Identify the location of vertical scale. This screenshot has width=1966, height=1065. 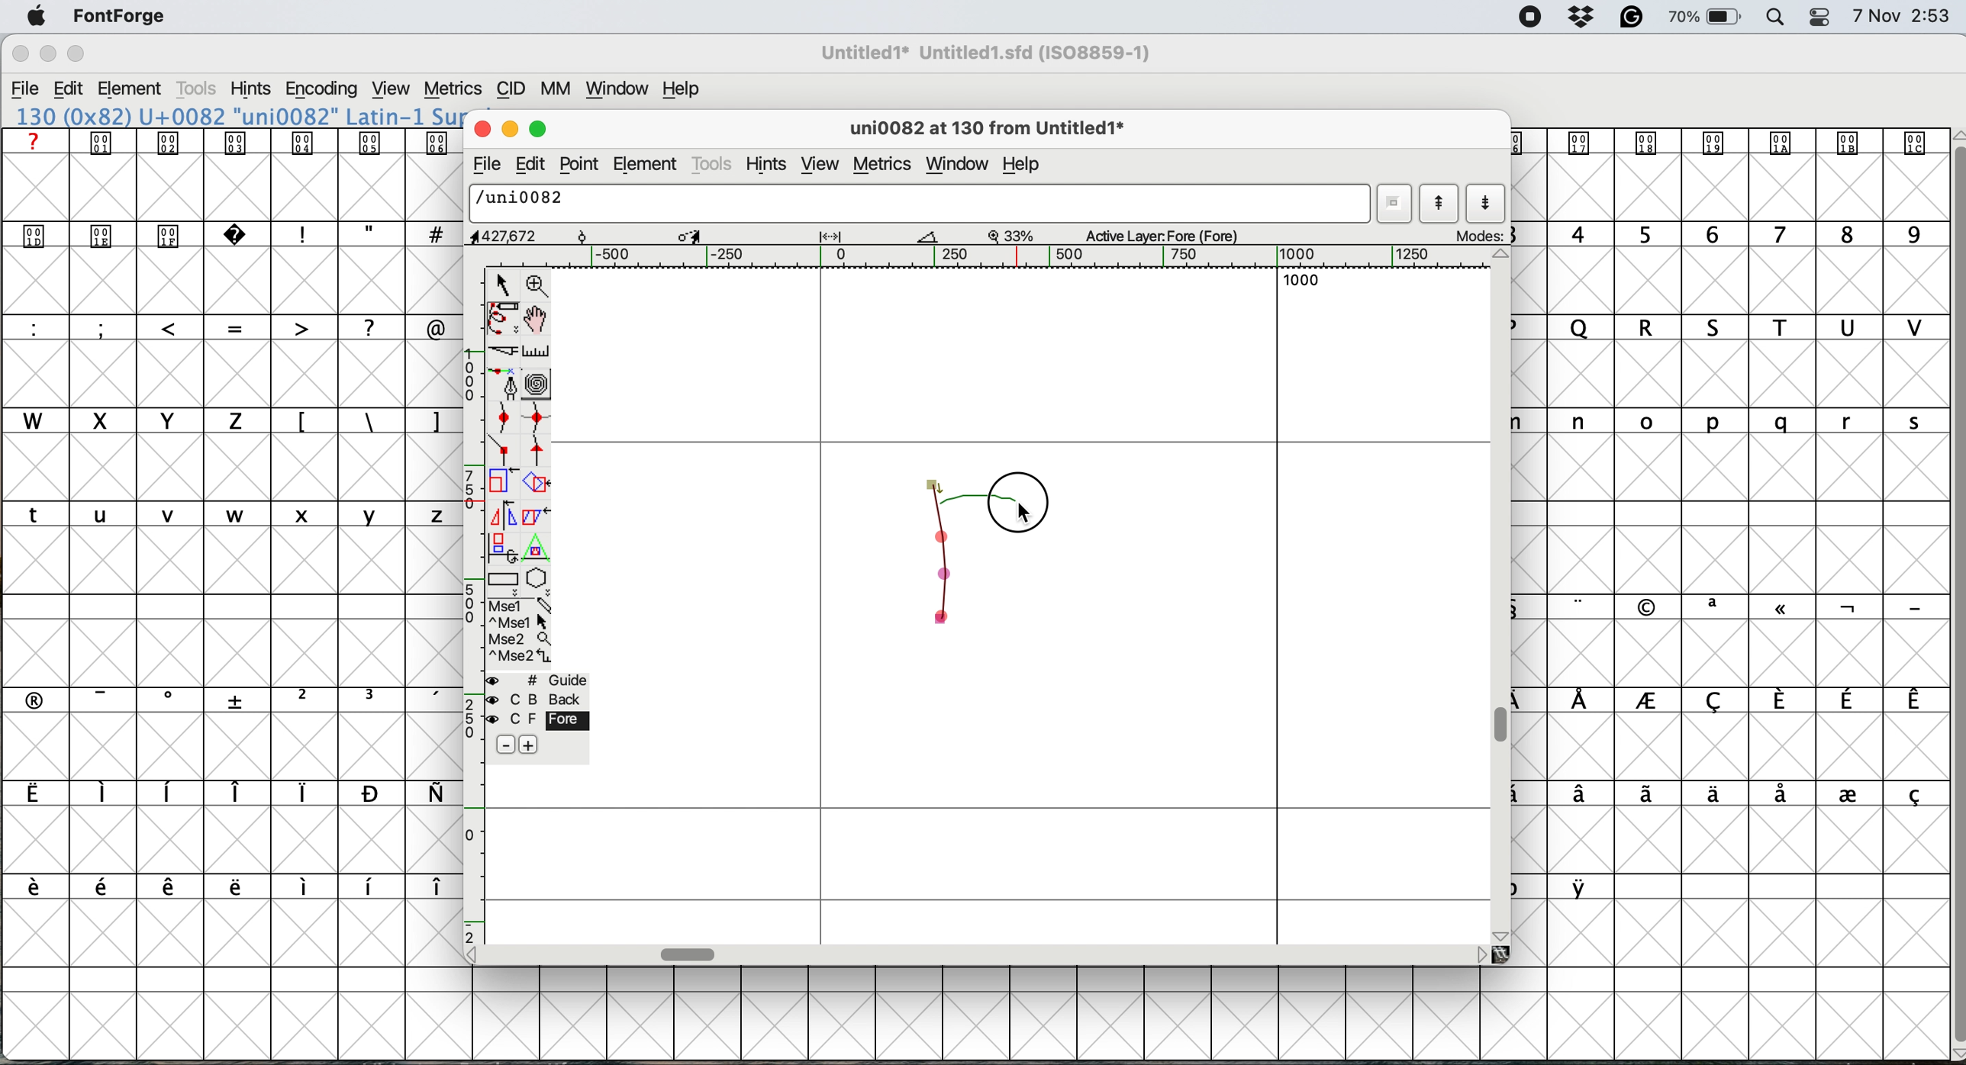
(470, 605).